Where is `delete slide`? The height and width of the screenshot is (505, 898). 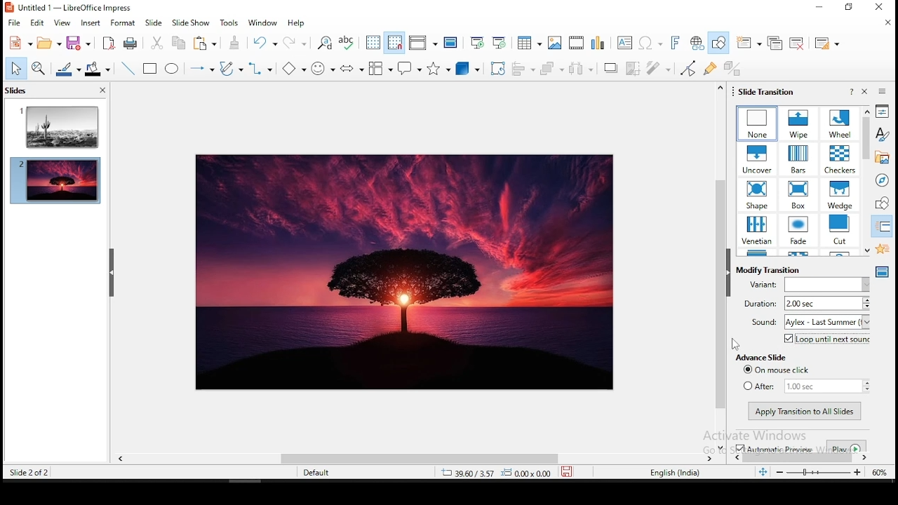 delete slide is located at coordinates (800, 41).